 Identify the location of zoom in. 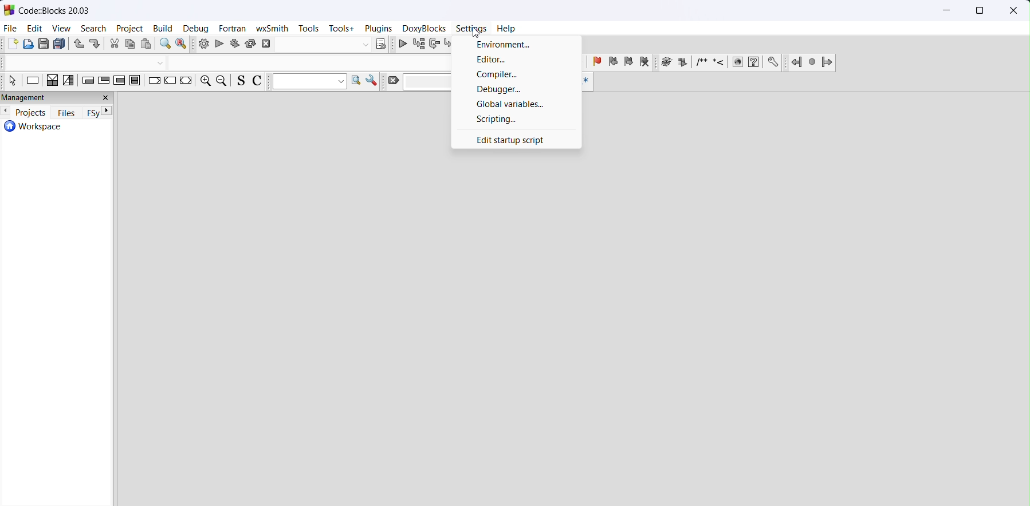
(205, 81).